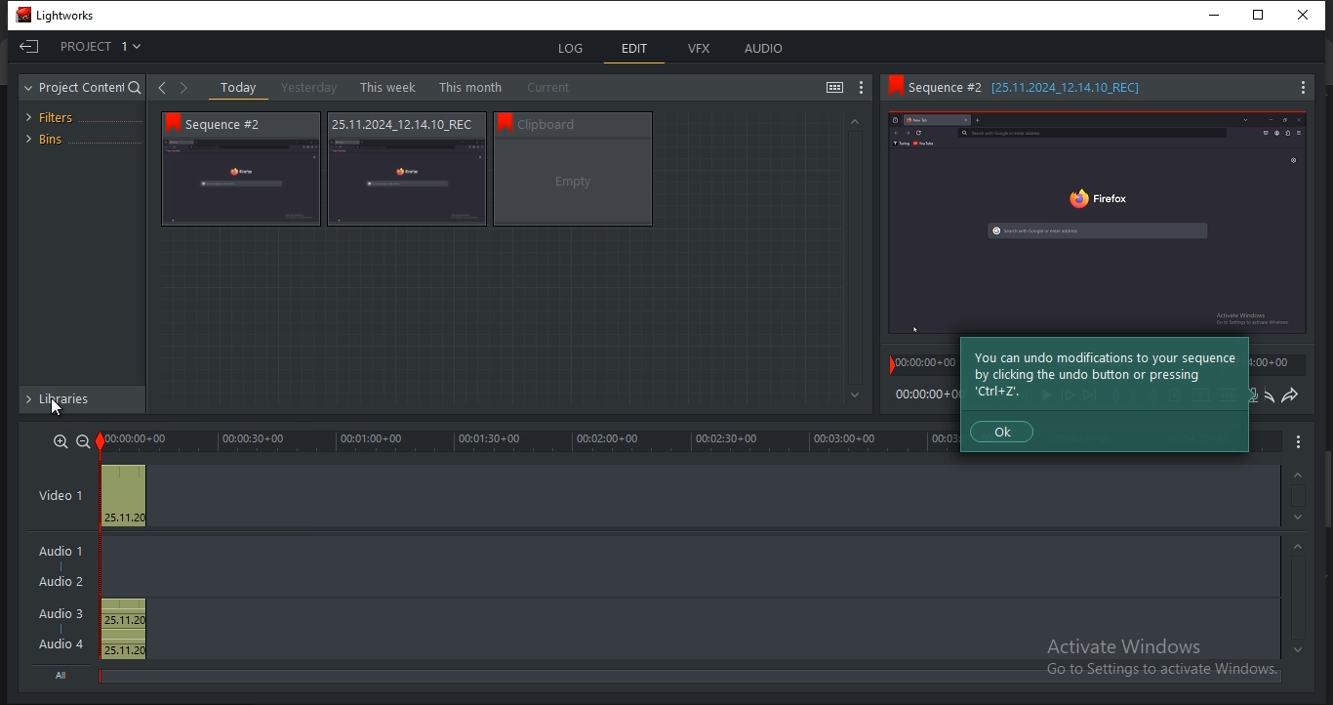 Image resolution: width=1333 pixels, height=705 pixels. What do you see at coordinates (701, 50) in the screenshot?
I see `vfx` at bounding box center [701, 50].